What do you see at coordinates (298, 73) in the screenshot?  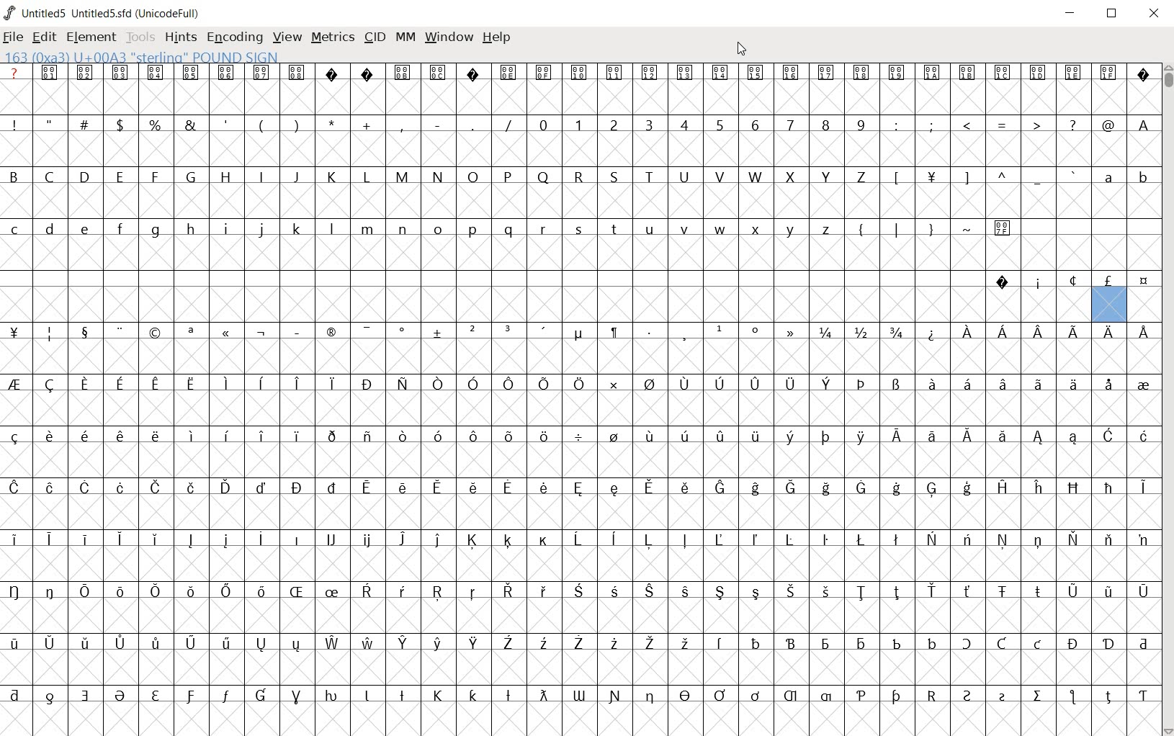 I see `Symbol` at bounding box center [298, 73].